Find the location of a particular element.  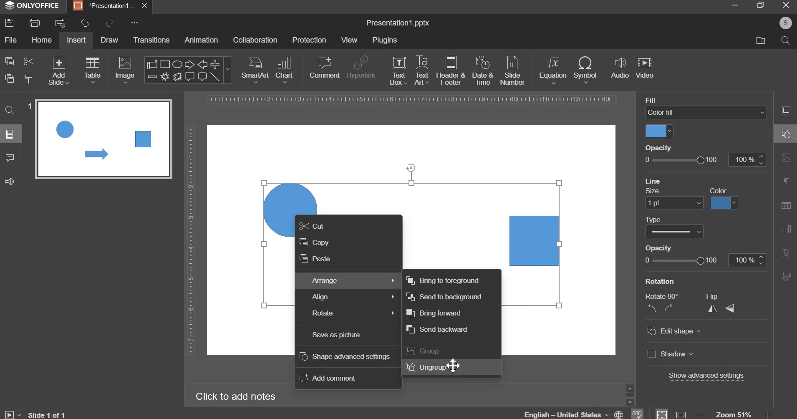

fit to screen is located at coordinates (662, 413).